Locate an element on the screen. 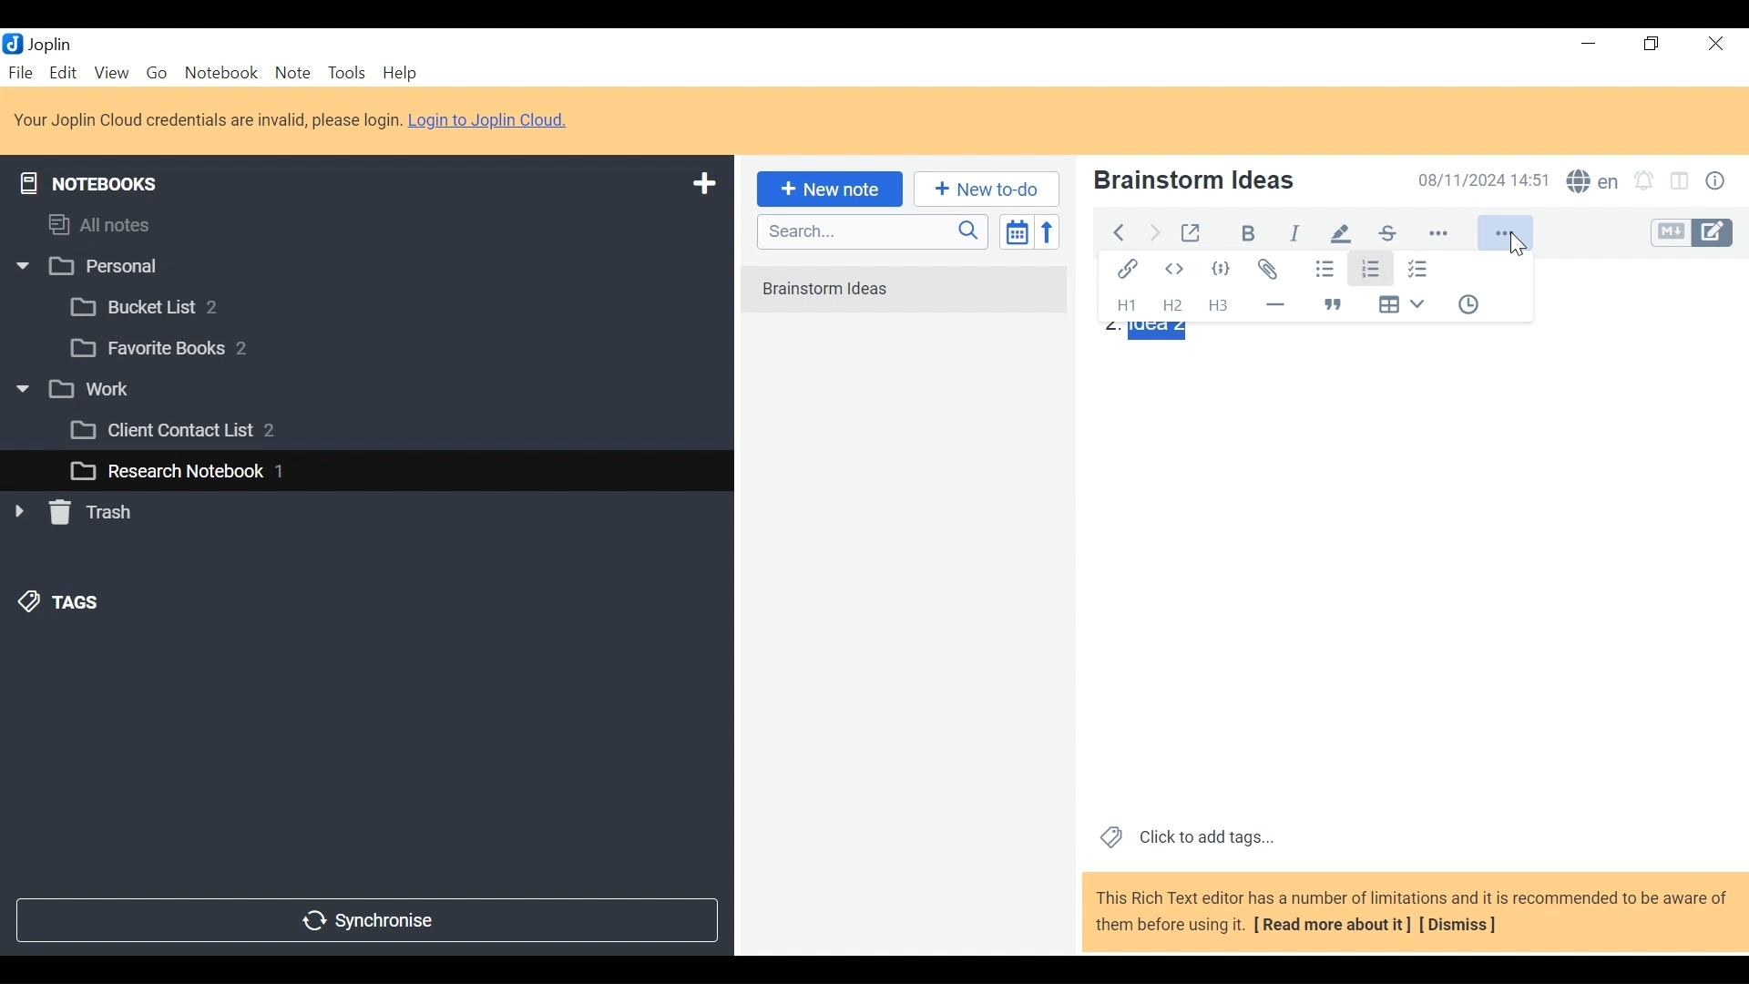  Note properties is located at coordinates (1719, 183).